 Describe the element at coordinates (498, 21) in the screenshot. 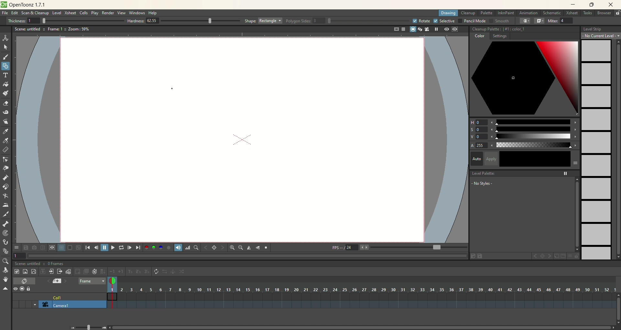

I see `smooth` at that location.